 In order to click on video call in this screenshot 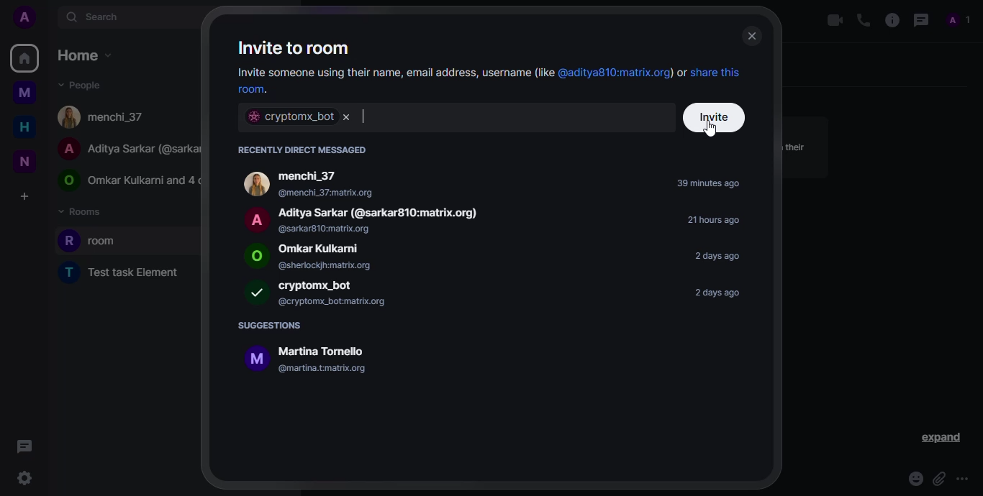, I will do `click(833, 20)`.